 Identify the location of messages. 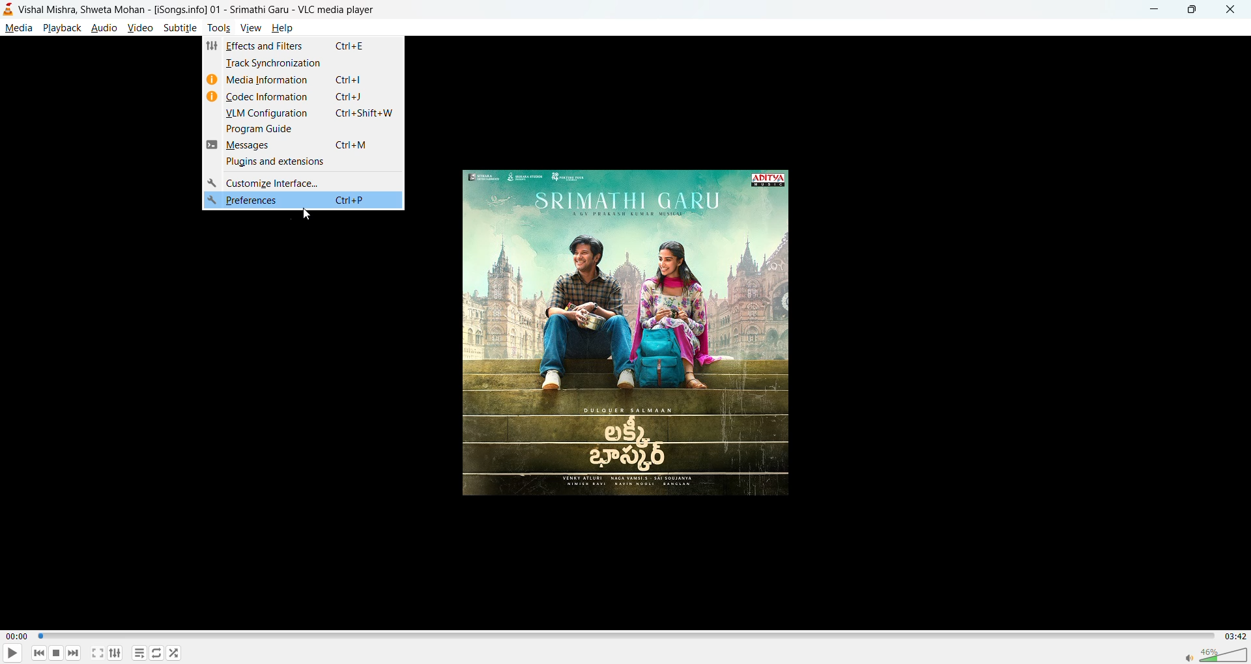
(255, 146).